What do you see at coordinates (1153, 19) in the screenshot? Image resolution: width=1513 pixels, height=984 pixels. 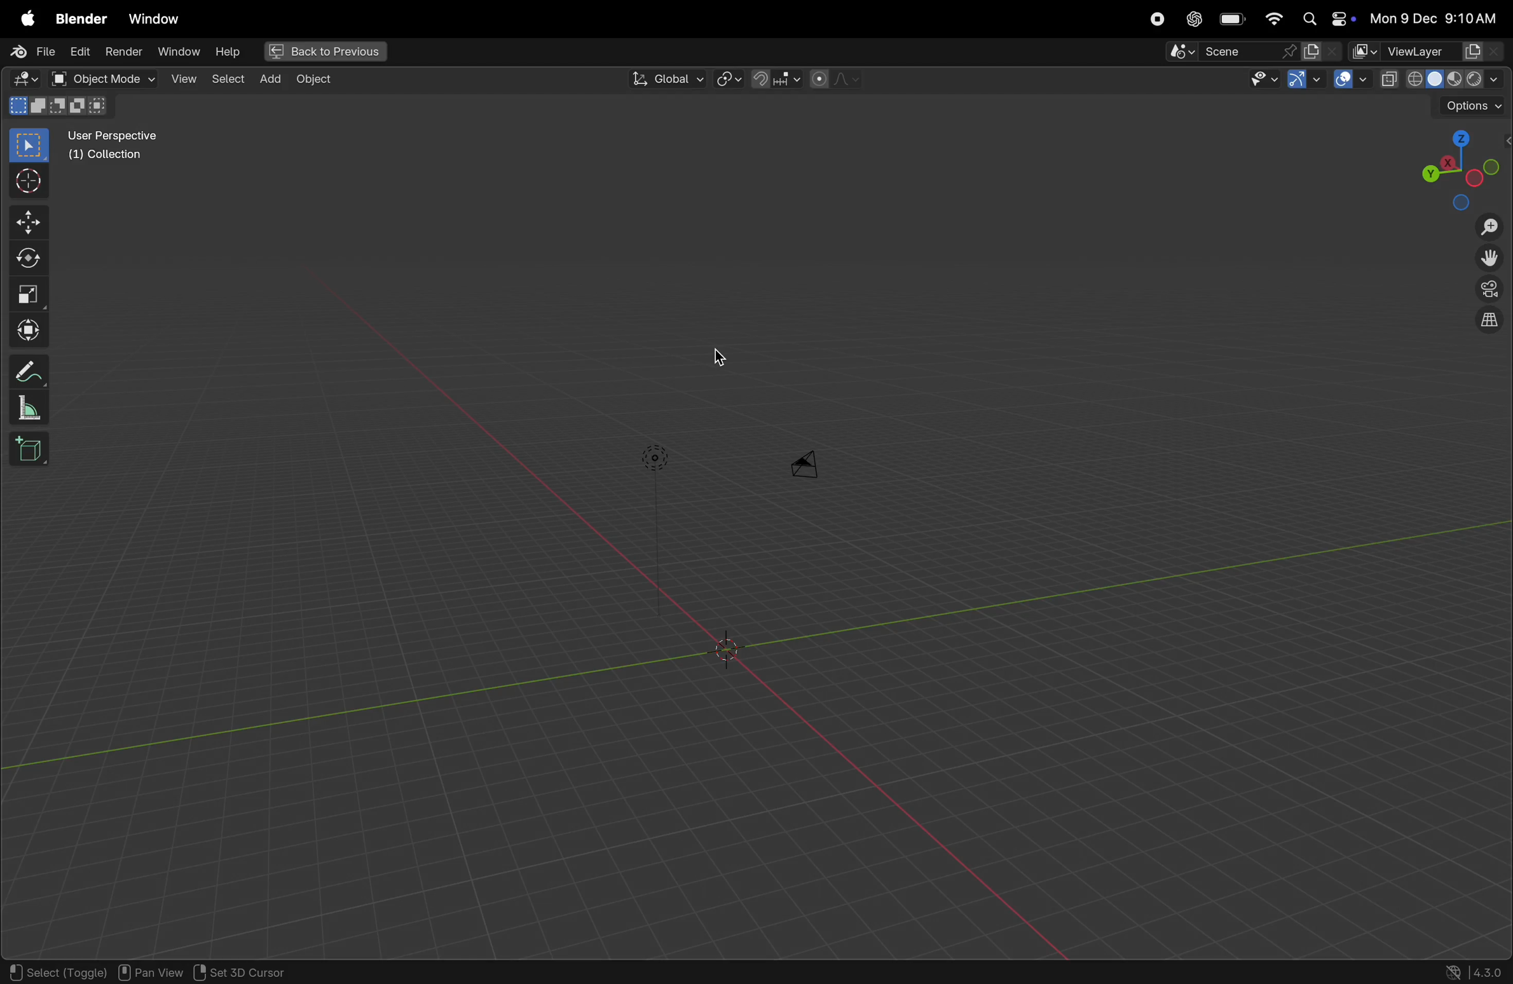 I see `record` at bounding box center [1153, 19].